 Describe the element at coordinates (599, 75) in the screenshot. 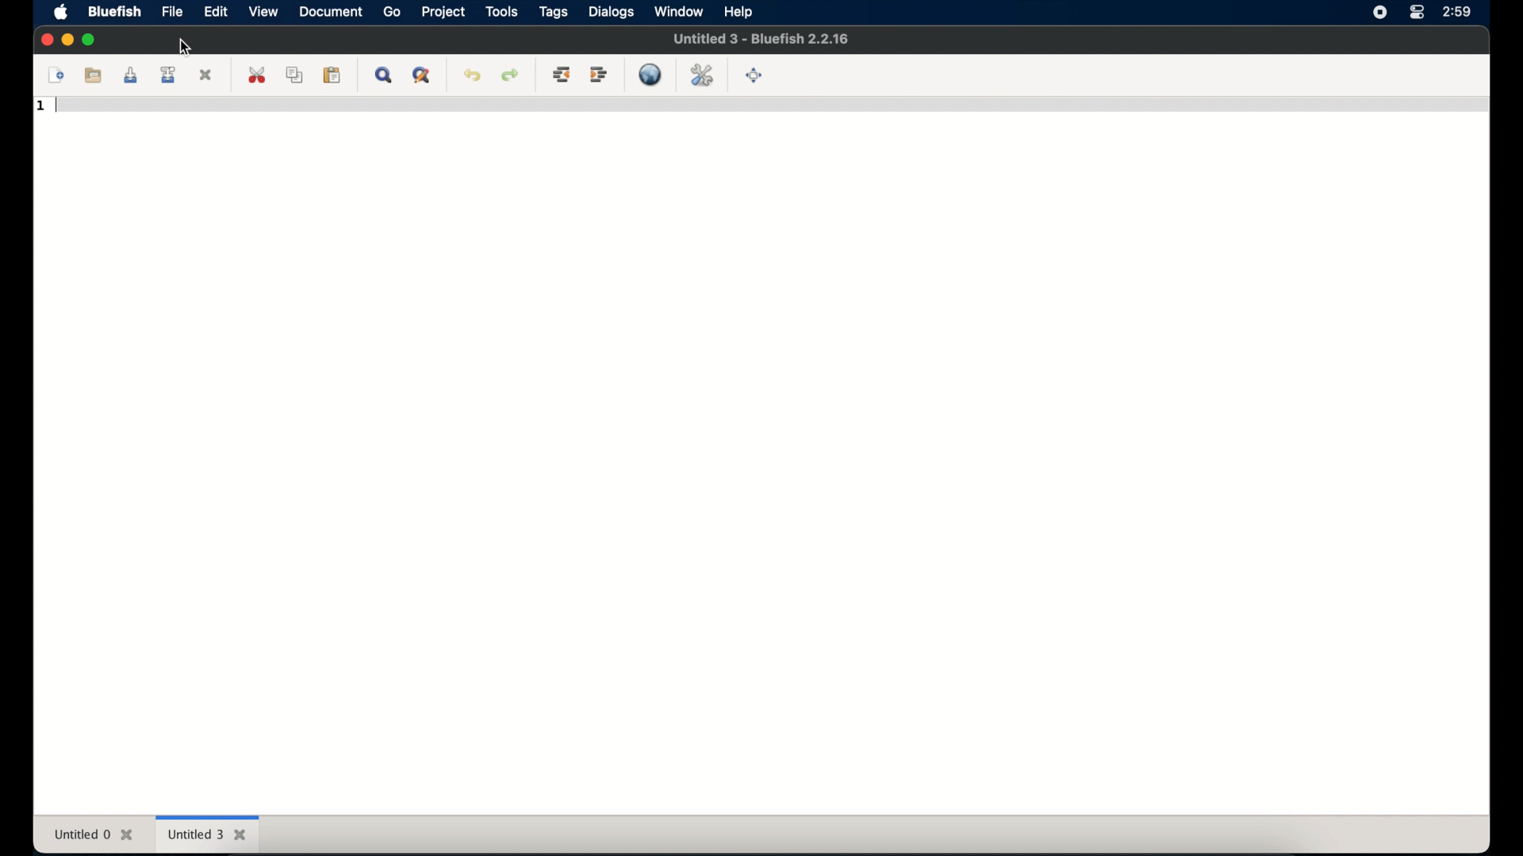

I see `indent` at that location.